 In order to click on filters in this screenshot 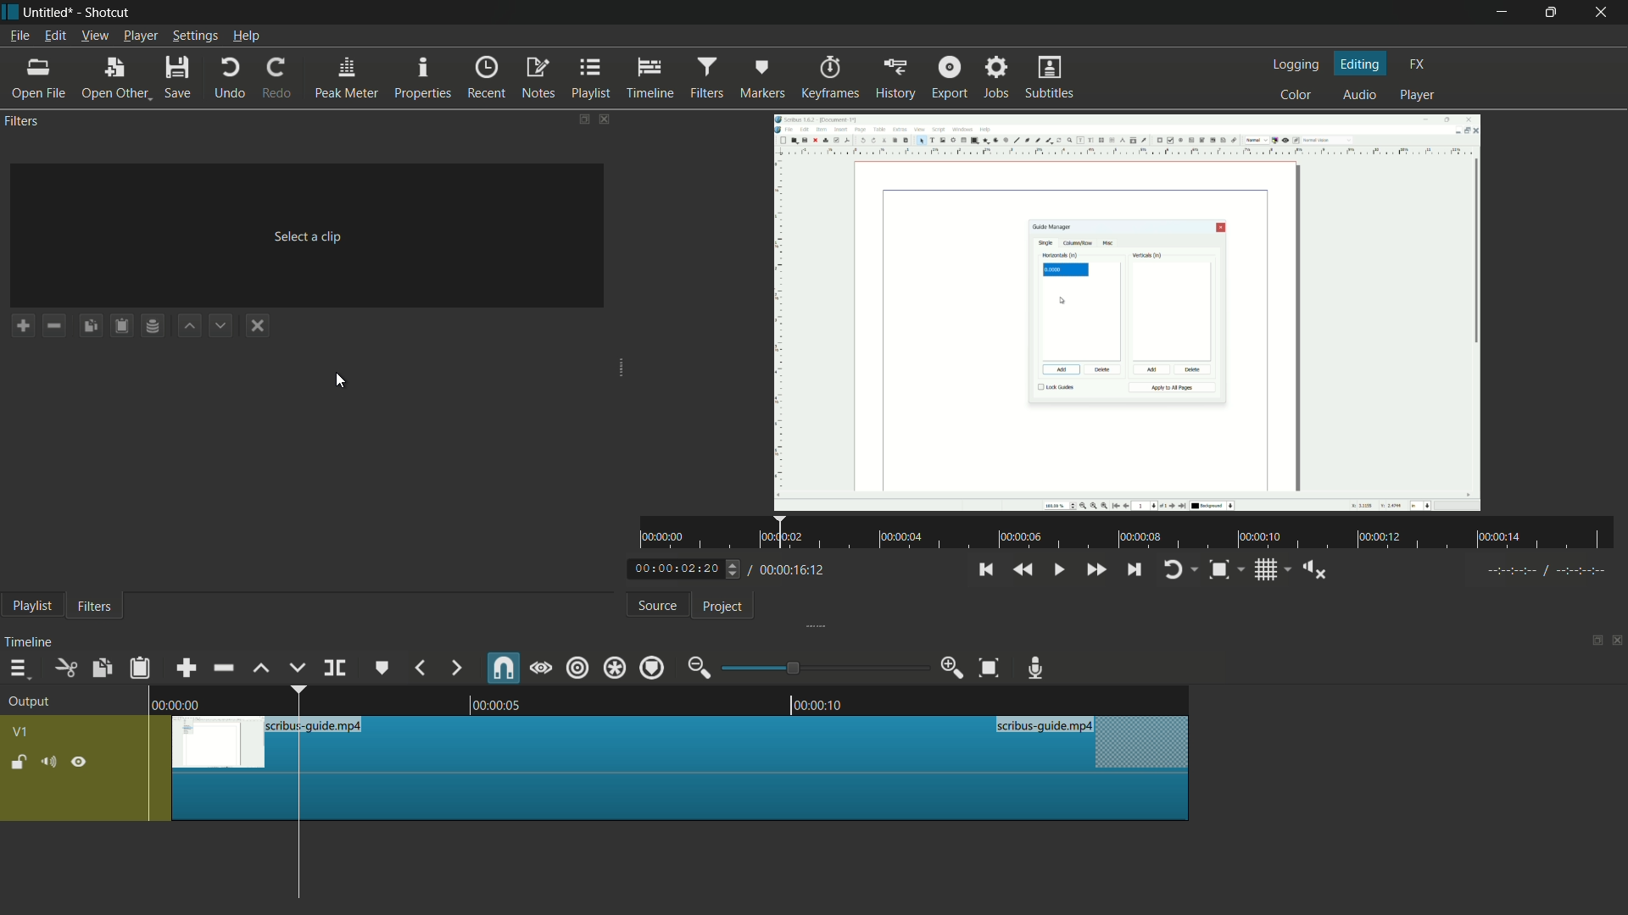, I will do `click(709, 78)`.